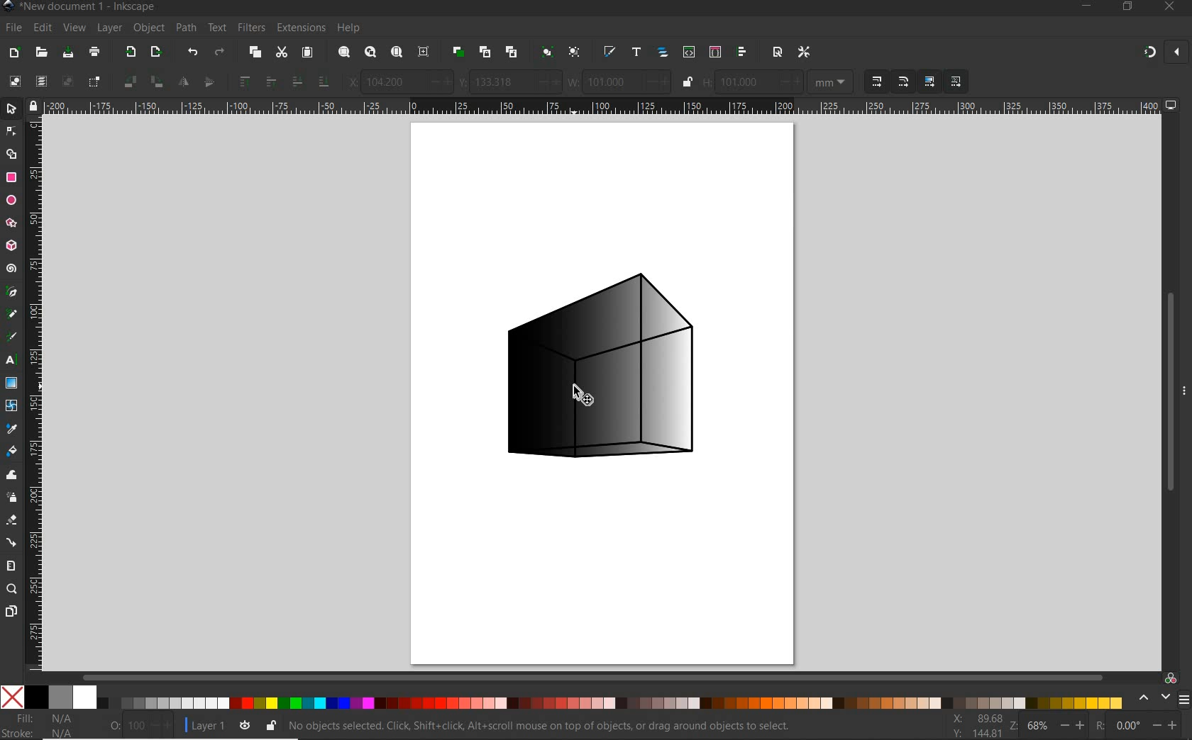 The image size is (1192, 740). I want to click on ZOOM SELECTION, so click(344, 52).